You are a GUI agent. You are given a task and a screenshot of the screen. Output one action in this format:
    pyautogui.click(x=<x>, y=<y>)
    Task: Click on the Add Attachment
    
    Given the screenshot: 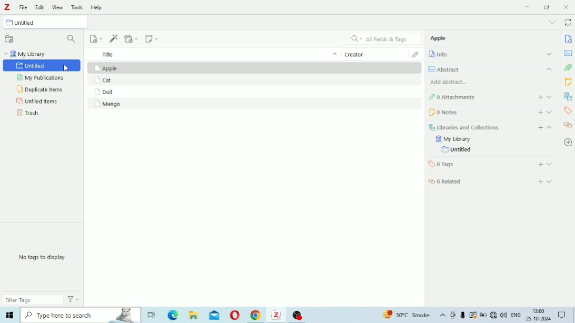 What is the action you would take?
    pyautogui.click(x=131, y=38)
    